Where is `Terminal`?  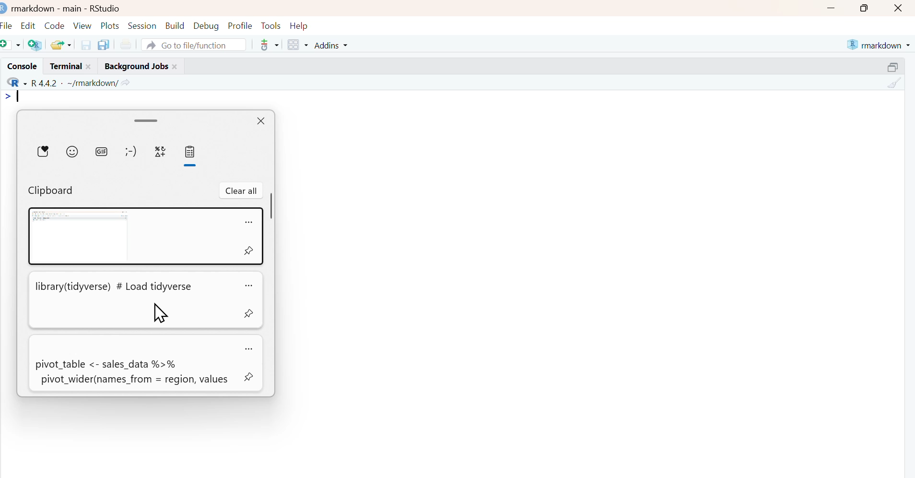 Terminal is located at coordinates (63, 66).